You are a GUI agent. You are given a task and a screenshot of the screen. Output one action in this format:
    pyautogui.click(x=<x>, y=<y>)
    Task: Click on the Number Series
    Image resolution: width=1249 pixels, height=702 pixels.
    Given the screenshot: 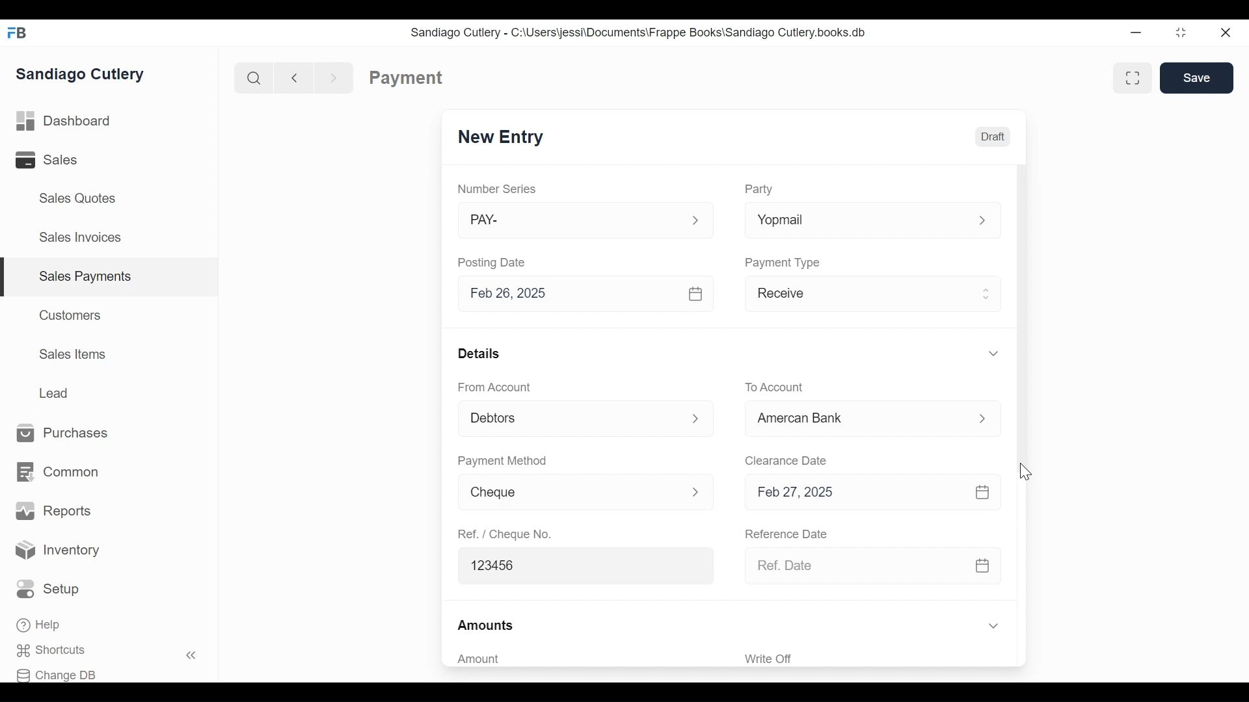 What is the action you would take?
    pyautogui.click(x=498, y=189)
    